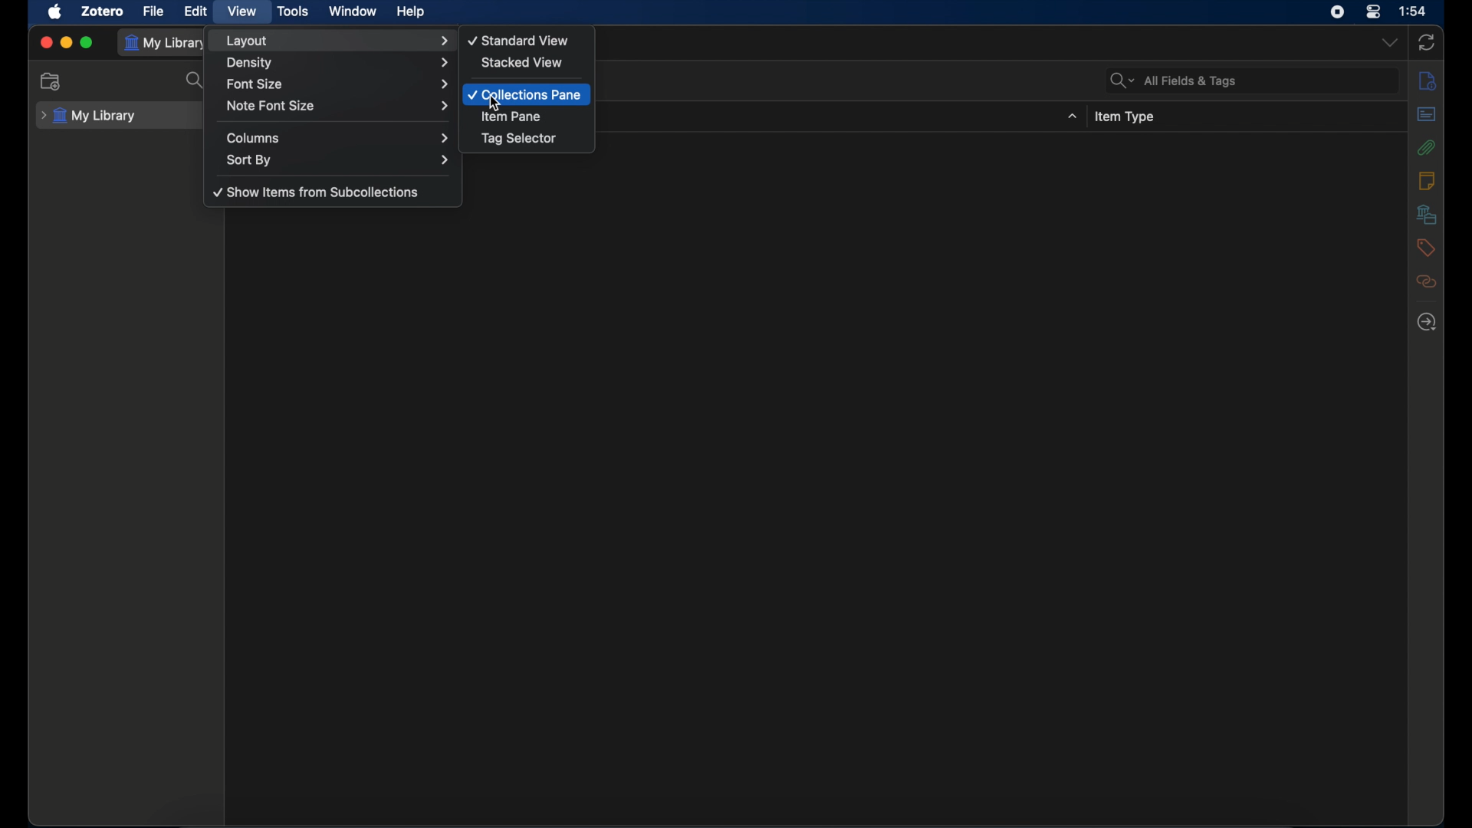 The width and height of the screenshot is (1472, 828). What do you see at coordinates (1427, 148) in the screenshot?
I see `attachments` at bounding box center [1427, 148].